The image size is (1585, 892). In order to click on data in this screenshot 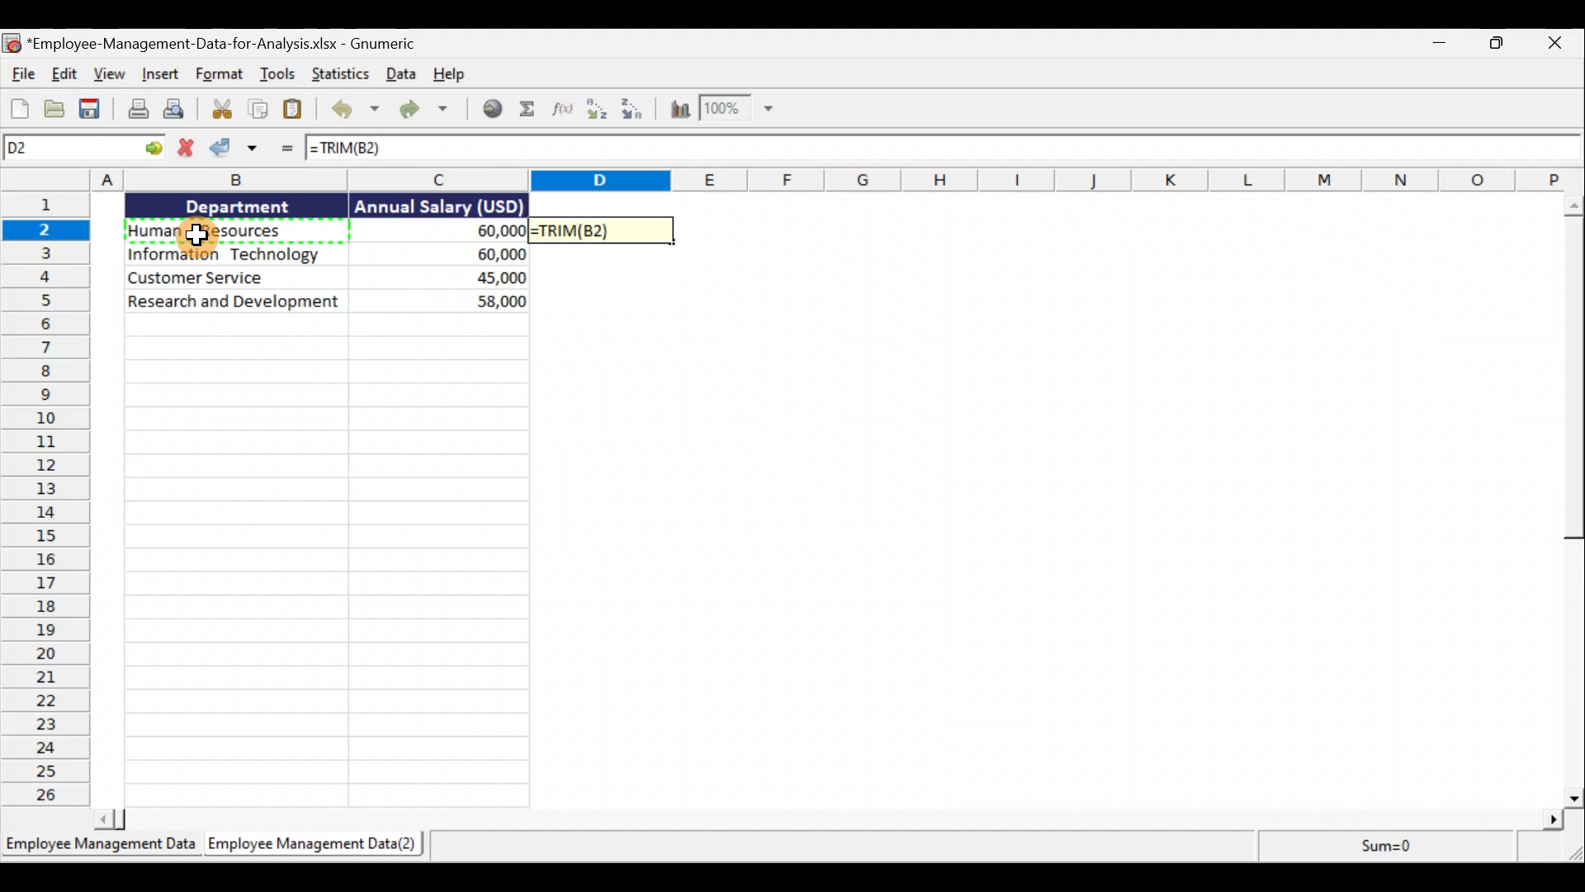, I will do `click(322, 257)`.